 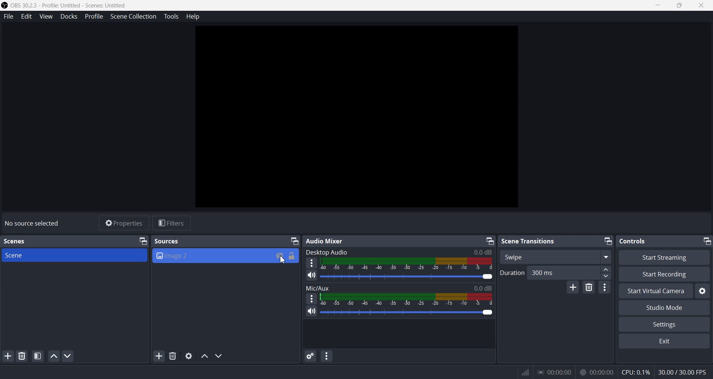 What do you see at coordinates (169, 241) in the screenshot?
I see `Sources` at bounding box center [169, 241].